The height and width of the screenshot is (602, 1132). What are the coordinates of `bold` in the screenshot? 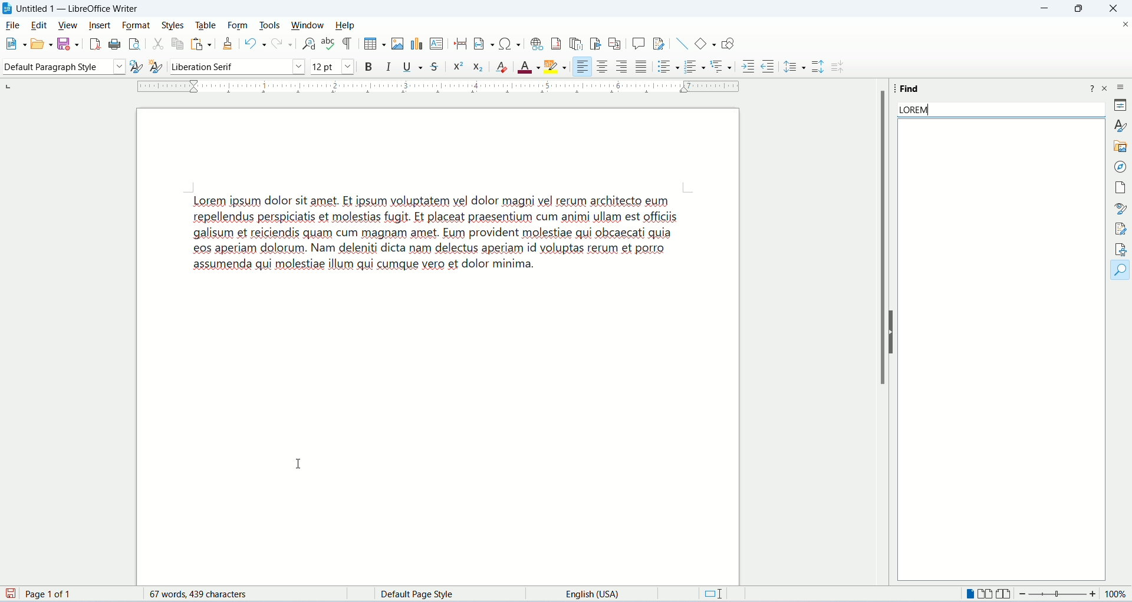 It's located at (366, 66).